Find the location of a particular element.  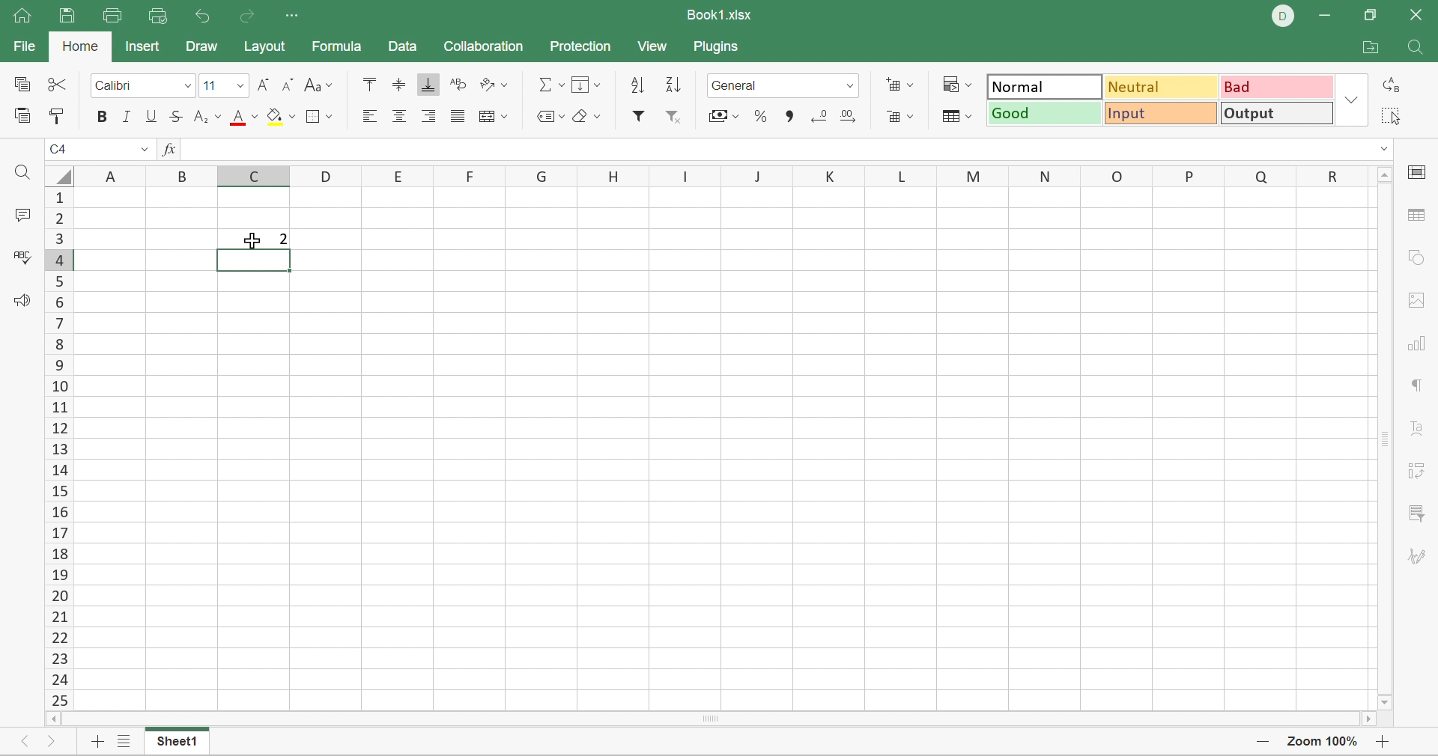

Previous is located at coordinates (20, 741).